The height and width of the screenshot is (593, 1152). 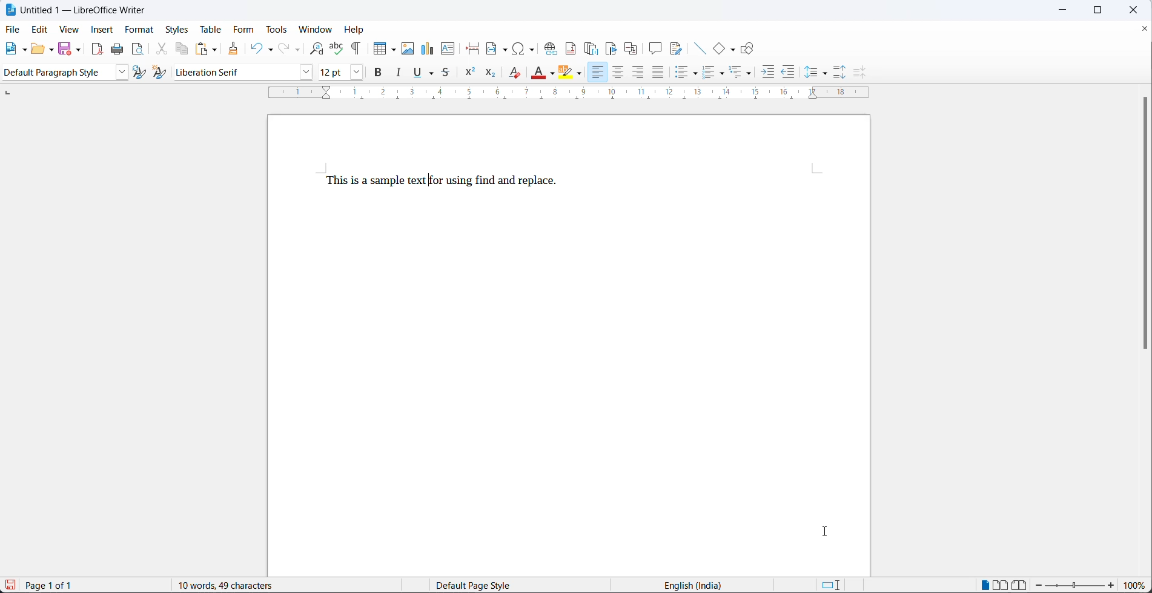 What do you see at coordinates (119, 73) in the screenshot?
I see `style options` at bounding box center [119, 73].